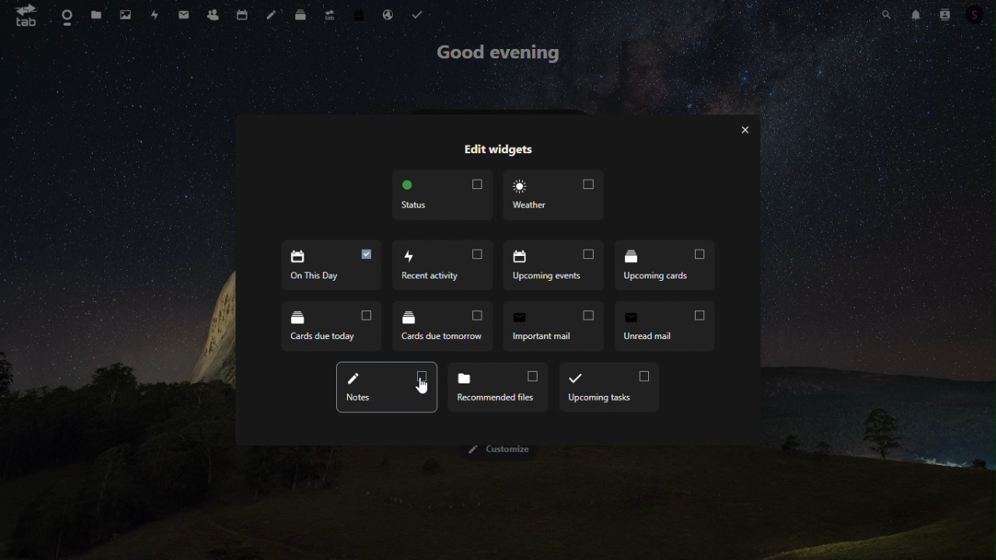 The height and width of the screenshot is (560, 996). Describe the element at coordinates (360, 14) in the screenshot. I see `free trial` at that location.